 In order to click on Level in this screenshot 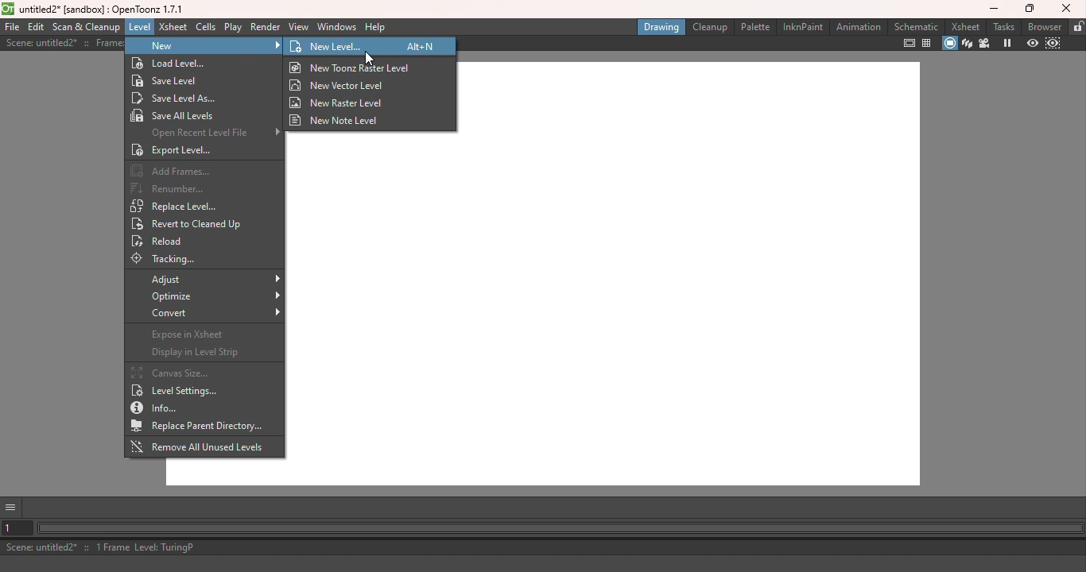, I will do `click(138, 27)`.